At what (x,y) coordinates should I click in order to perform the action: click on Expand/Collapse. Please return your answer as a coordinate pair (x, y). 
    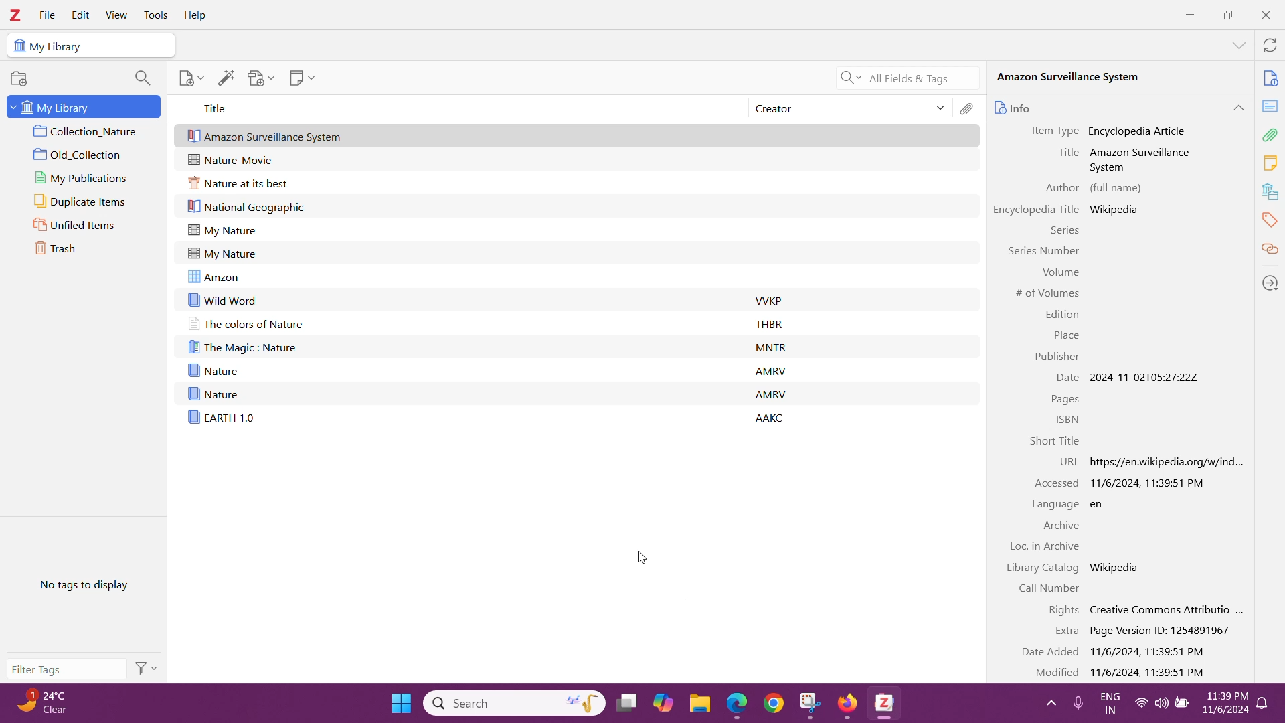
    Looking at the image, I should click on (12, 107).